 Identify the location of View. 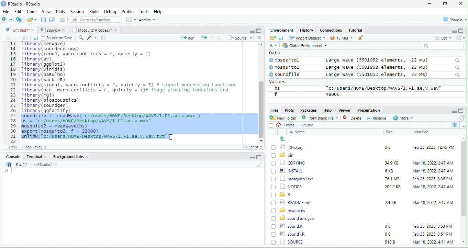
(46, 12).